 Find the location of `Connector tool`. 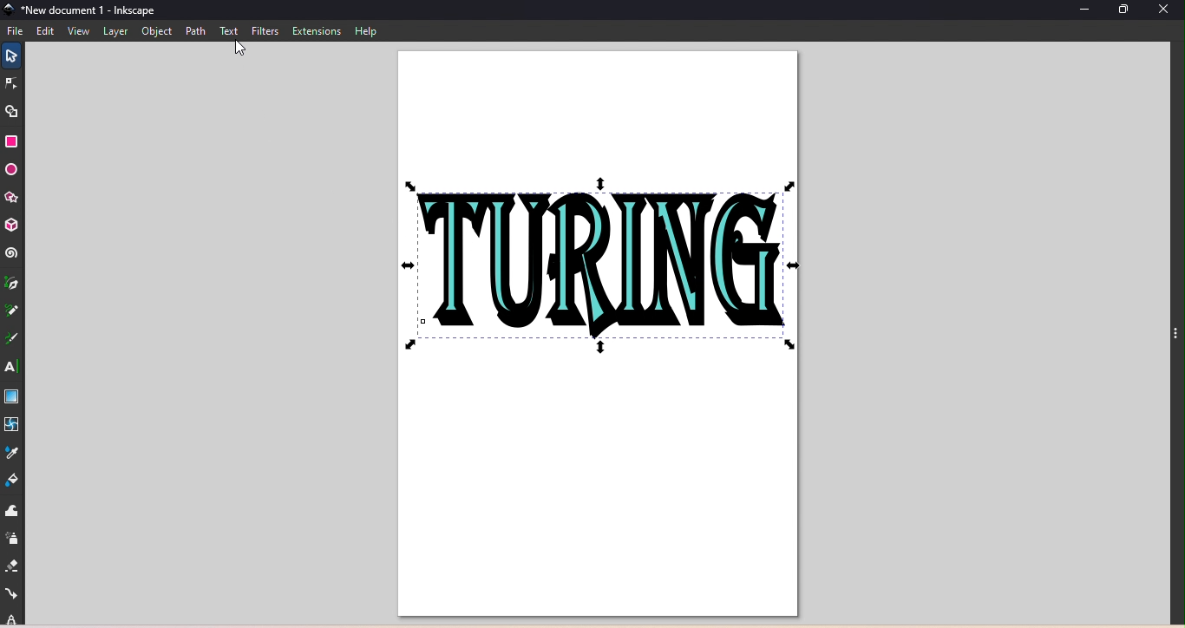

Connector tool is located at coordinates (13, 594).